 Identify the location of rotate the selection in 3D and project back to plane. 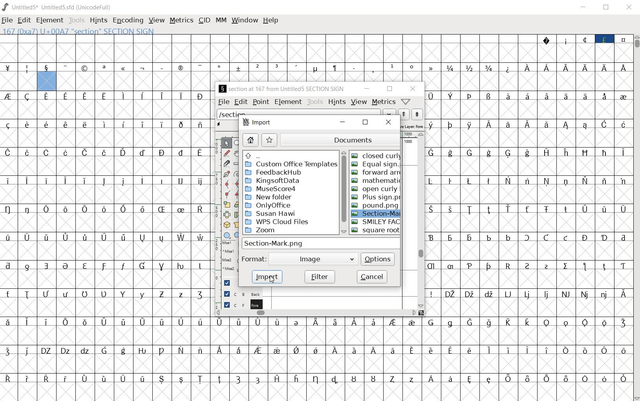
(227, 225).